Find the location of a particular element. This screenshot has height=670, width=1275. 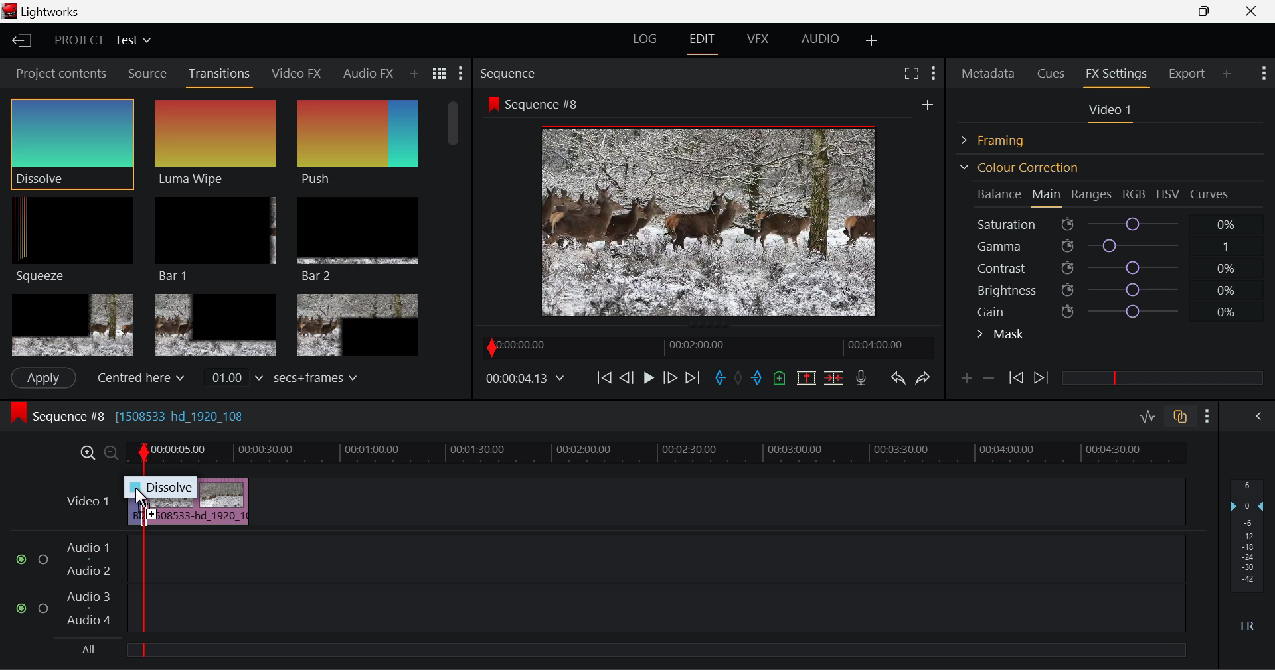

Sequence #8 is located at coordinates (146, 413).